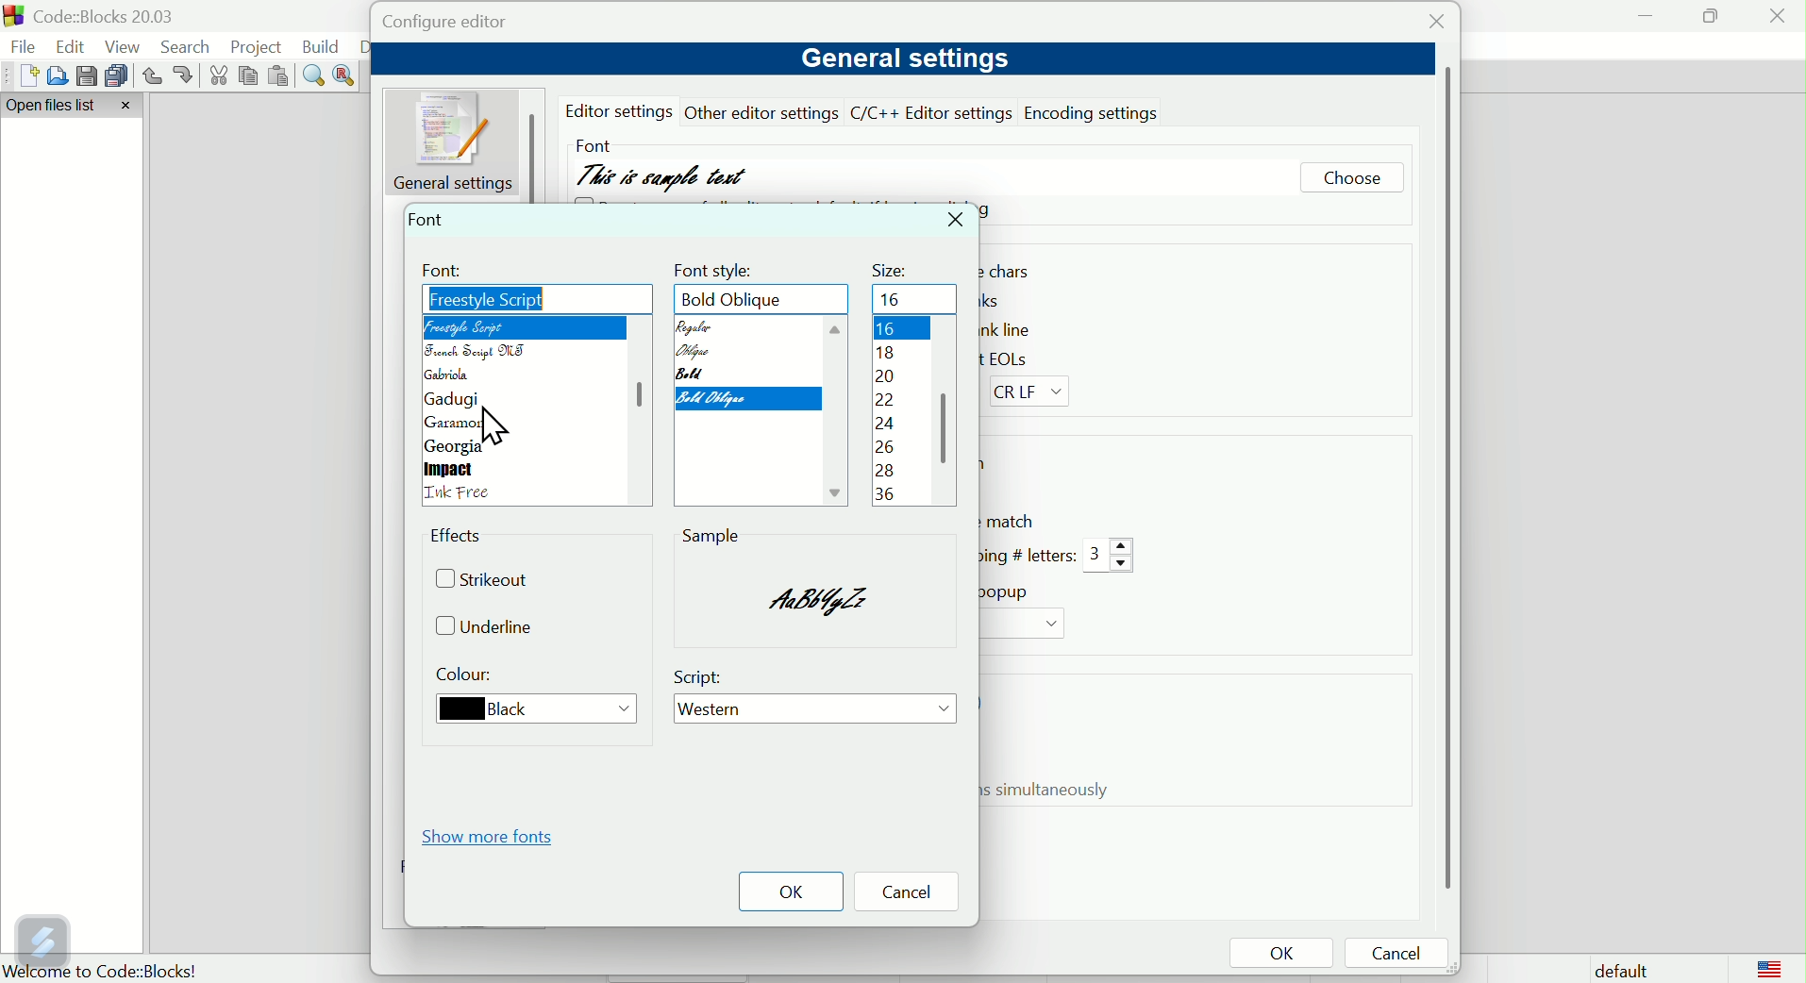  What do you see at coordinates (452, 470) in the screenshot?
I see `Impact` at bounding box center [452, 470].